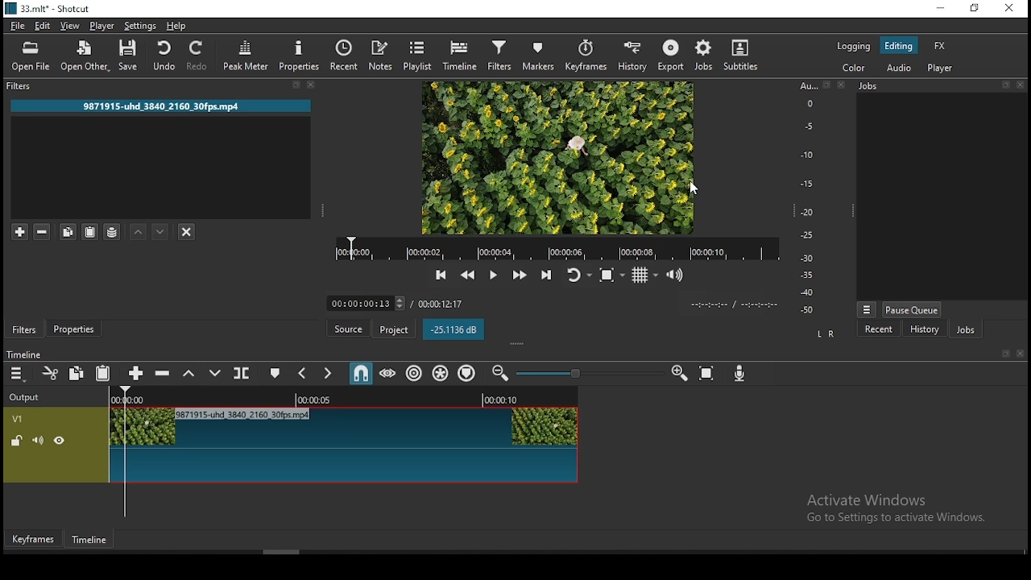  Describe the element at coordinates (554, 157) in the screenshot. I see `preview` at that location.